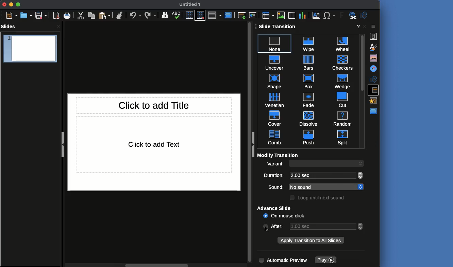 This screenshot has width=453, height=267. What do you see at coordinates (340, 43) in the screenshot?
I see `wheel` at bounding box center [340, 43].